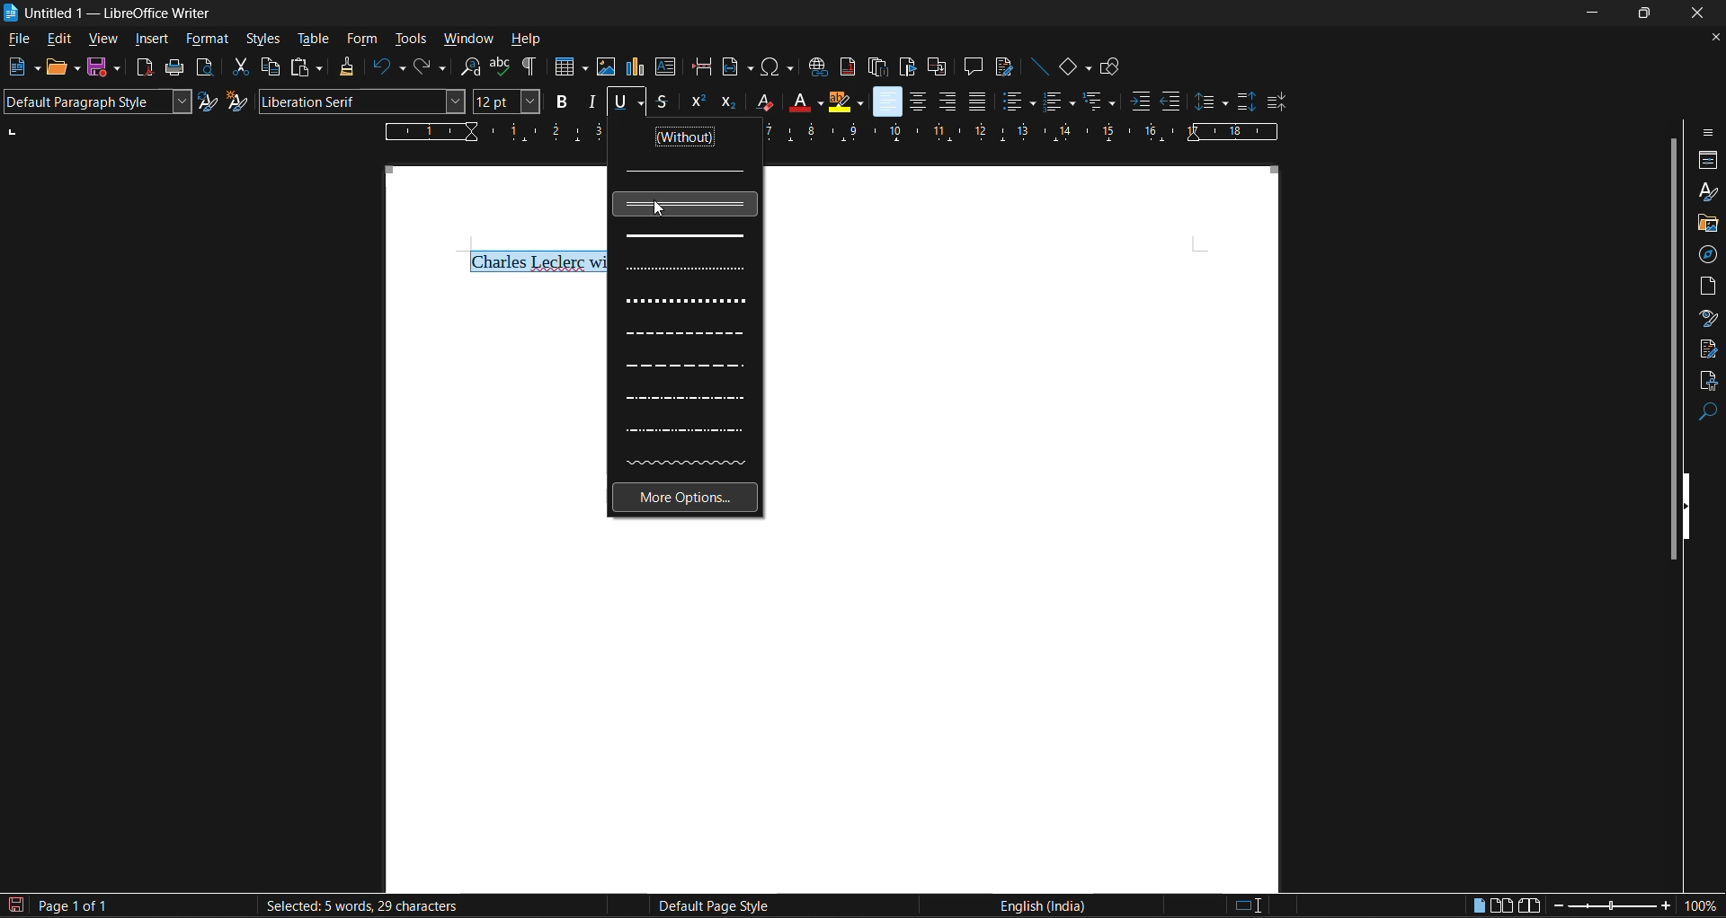  What do you see at coordinates (112, 13) in the screenshot?
I see `app and document name` at bounding box center [112, 13].